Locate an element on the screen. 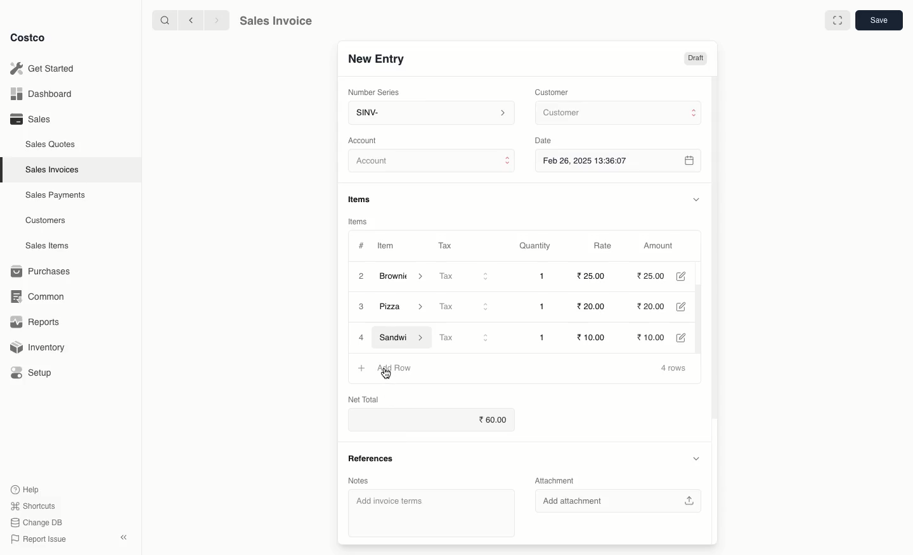 The height and width of the screenshot is (555, 913). References is located at coordinates (370, 457).